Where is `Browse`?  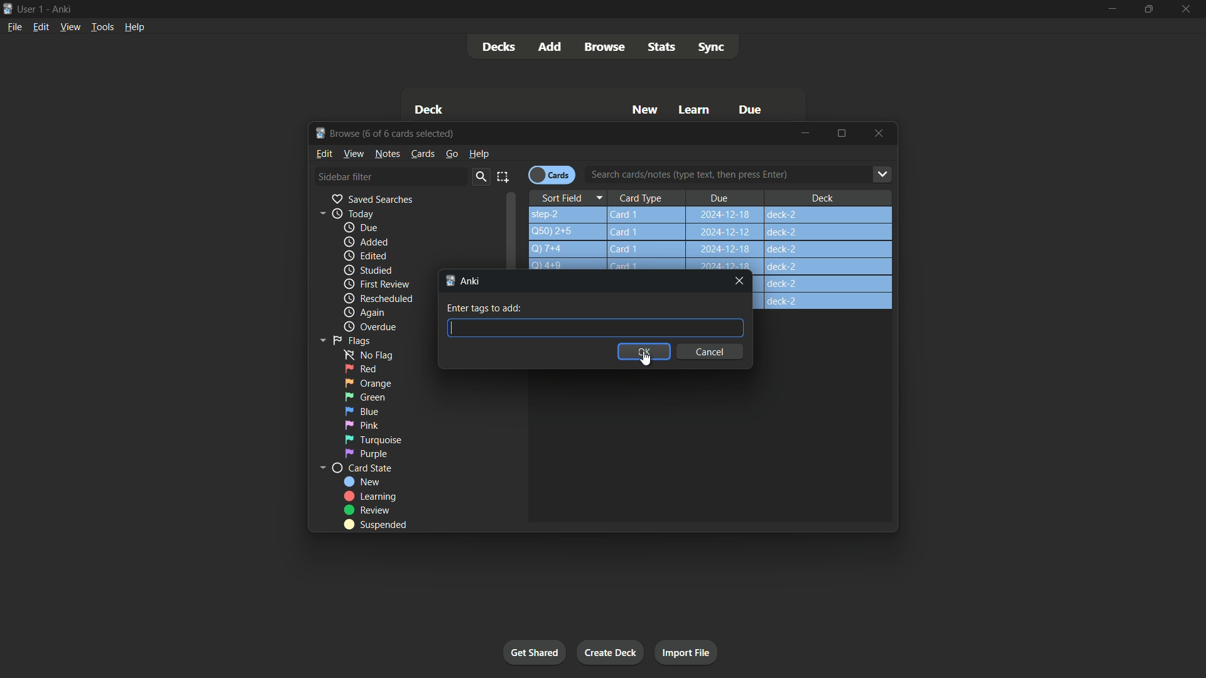
Browse is located at coordinates (604, 46).